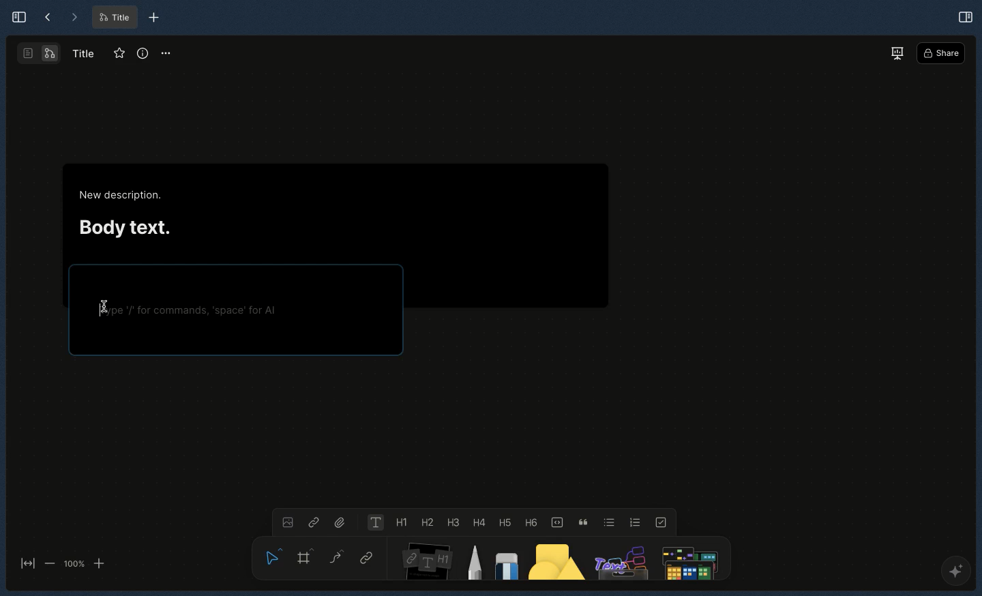 This screenshot has width=982, height=596. I want to click on Frame, so click(306, 556).